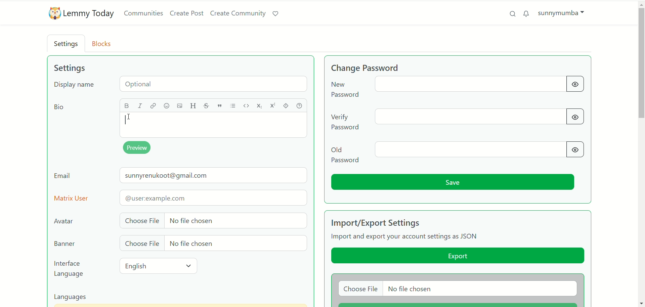  I want to click on italics, so click(142, 106).